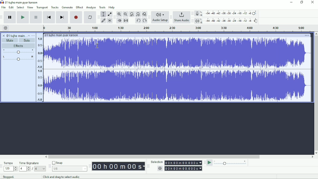 The width and height of the screenshot is (318, 179). I want to click on Audacity selection toolbar, so click(148, 166).